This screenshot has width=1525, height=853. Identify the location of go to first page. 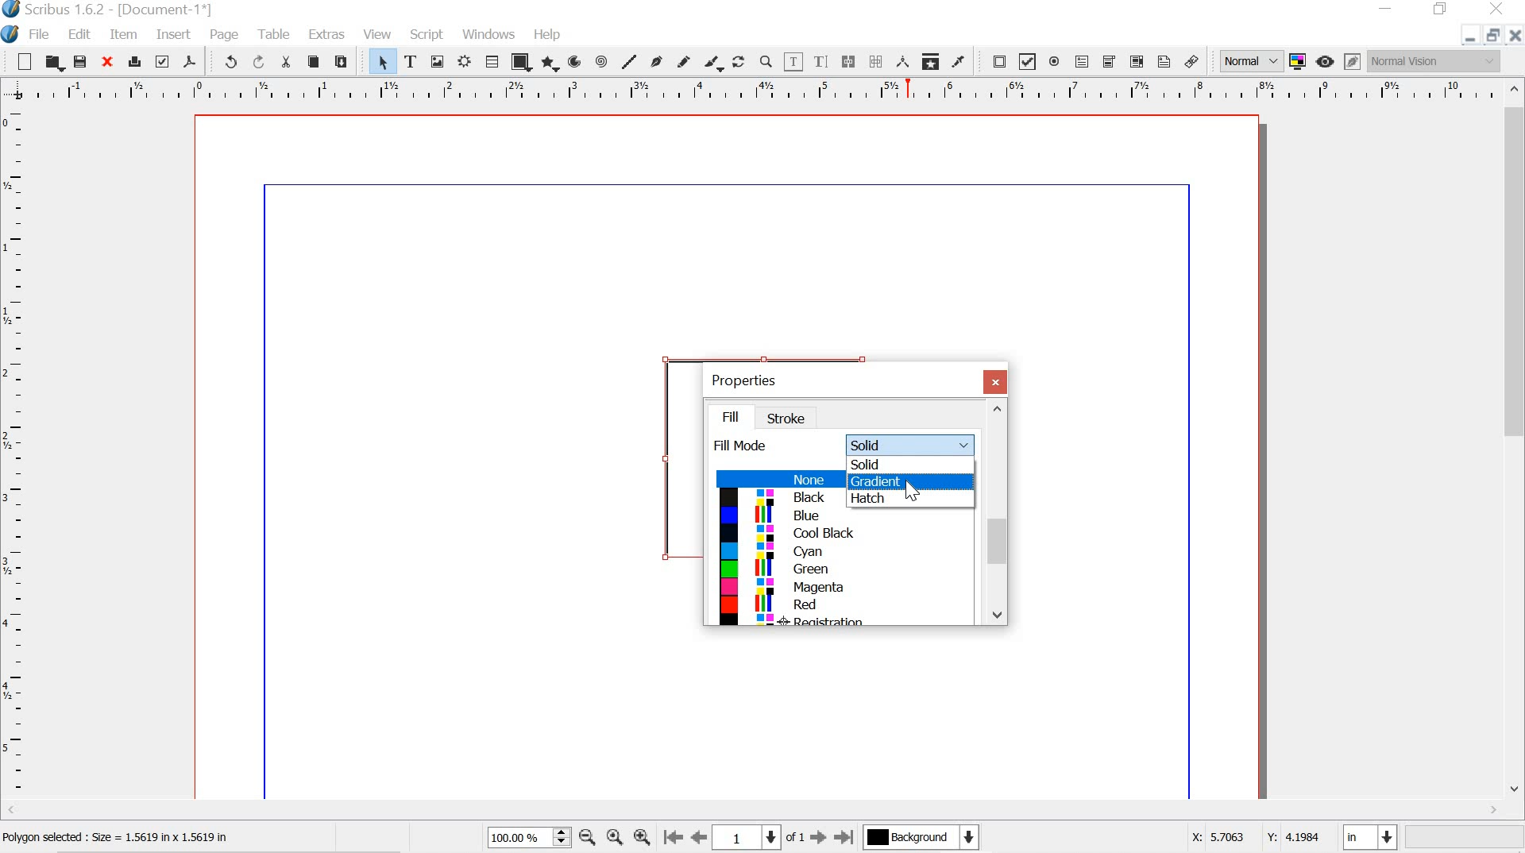
(674, 839).